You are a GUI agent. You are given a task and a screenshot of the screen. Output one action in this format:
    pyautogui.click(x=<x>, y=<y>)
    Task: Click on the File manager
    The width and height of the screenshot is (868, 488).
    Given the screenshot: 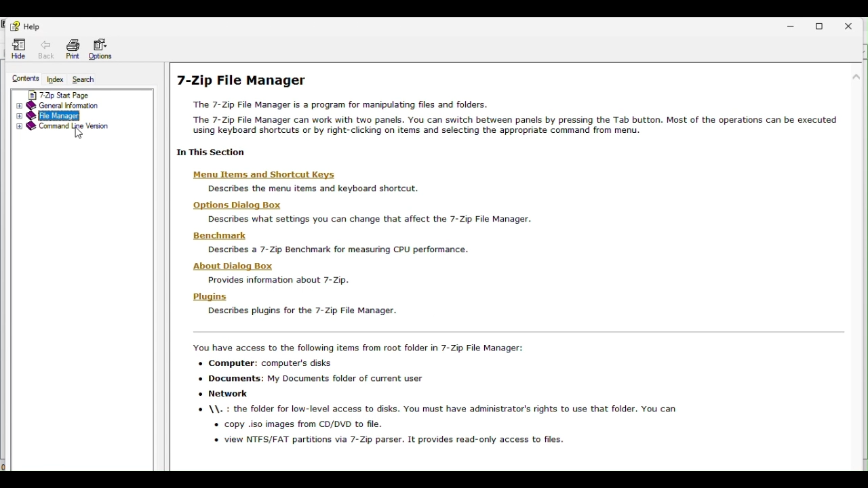 What is the action you would take?
    pyautogui.click(x=80, y=116)
    